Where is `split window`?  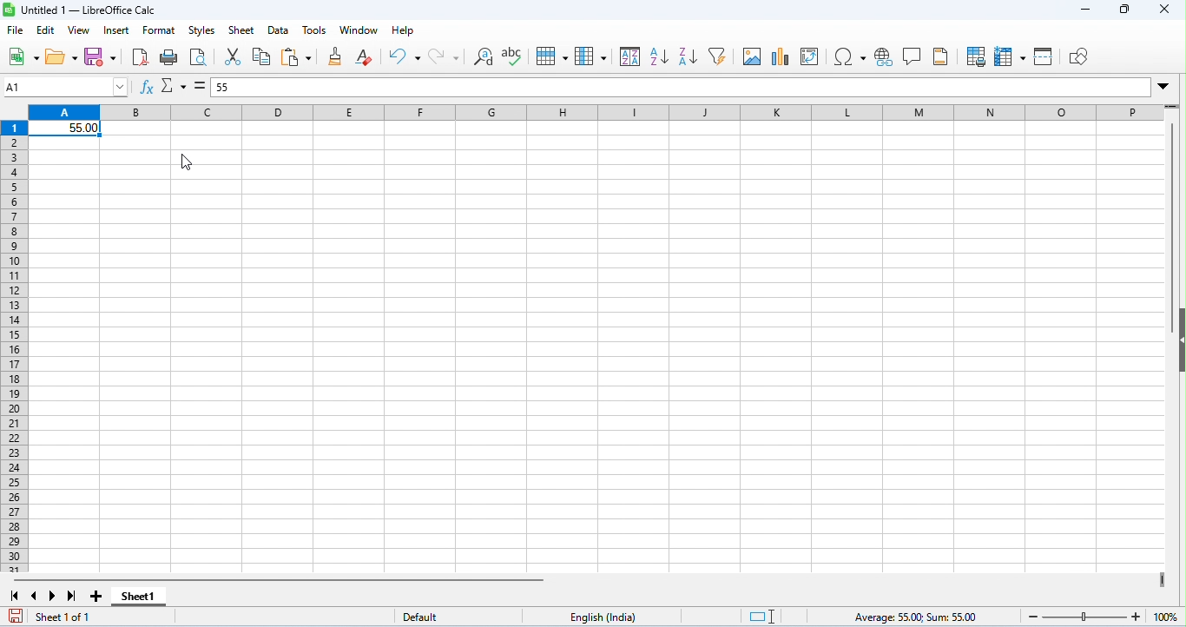 split window is located at coordinates (1044, 56).